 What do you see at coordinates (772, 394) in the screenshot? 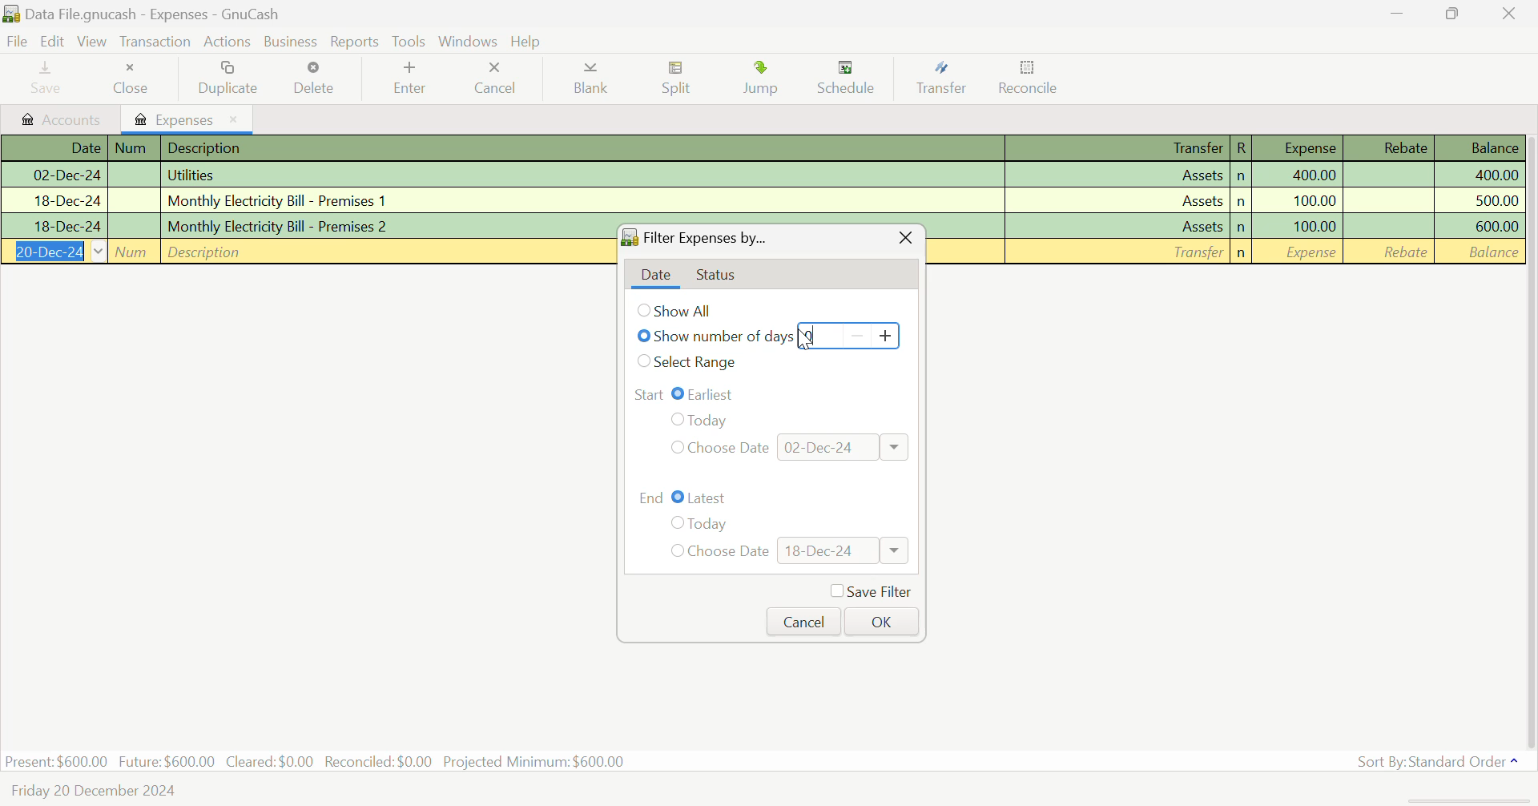
I see `Range Start: Earliest` at bounding box center [772, 394].